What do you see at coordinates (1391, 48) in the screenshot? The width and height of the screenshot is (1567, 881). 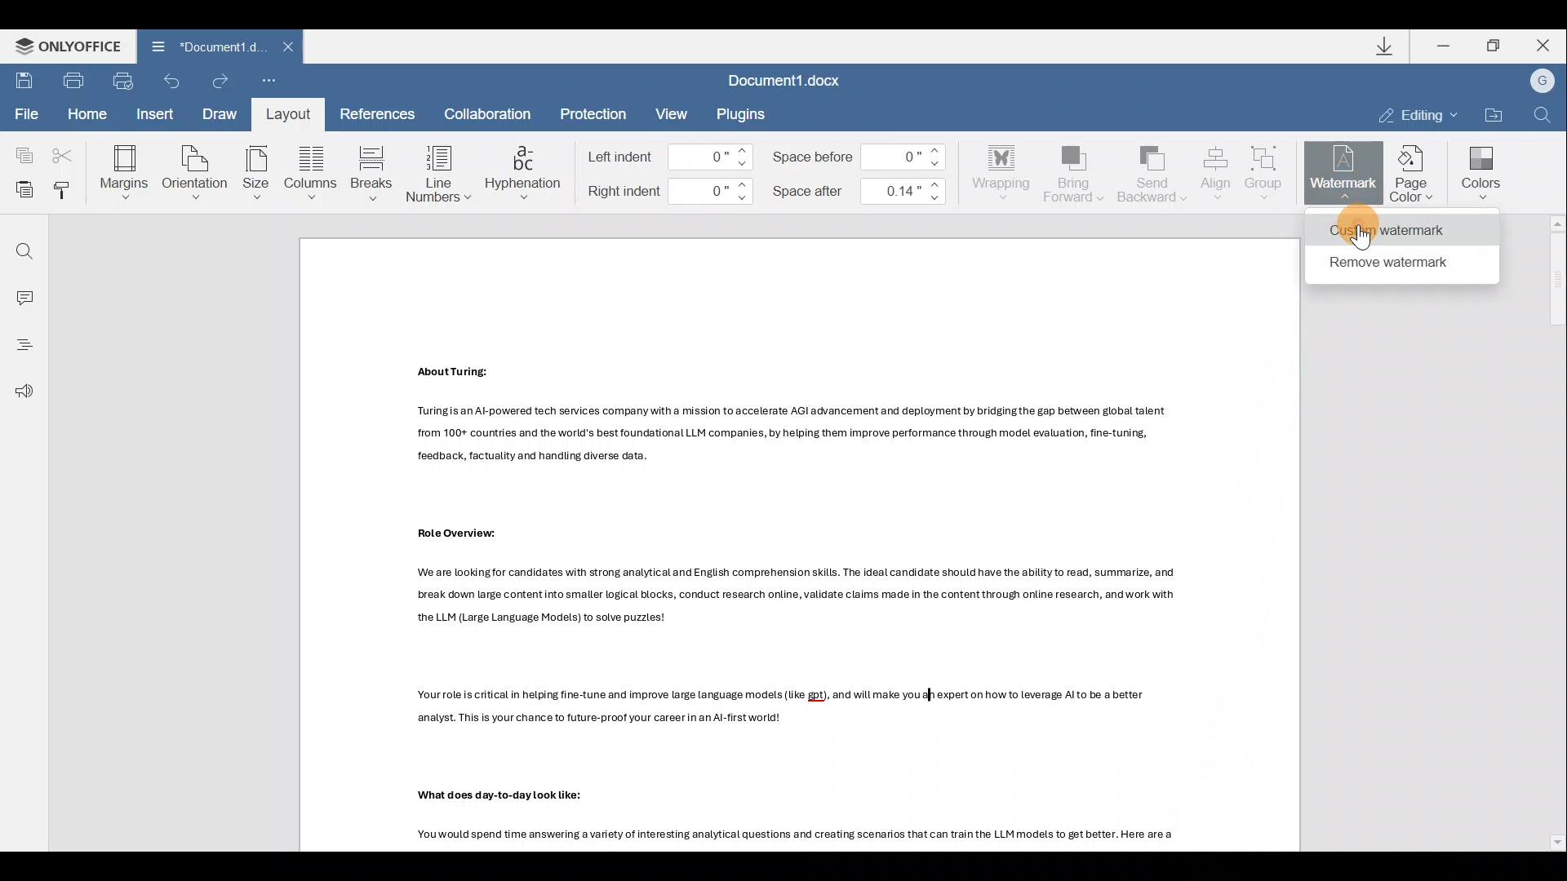 I see `Downloads` at bounding box center [1391, 48].